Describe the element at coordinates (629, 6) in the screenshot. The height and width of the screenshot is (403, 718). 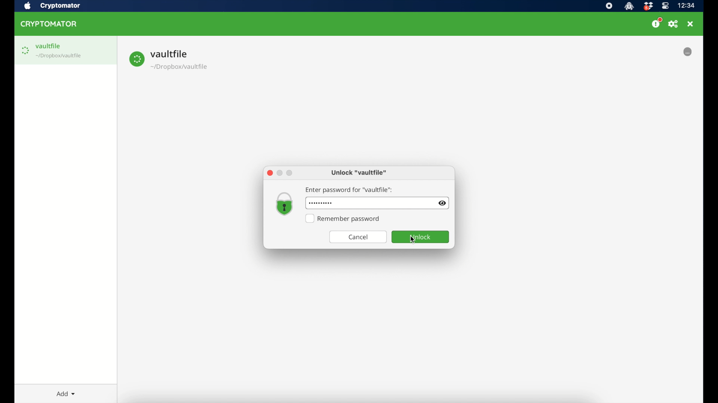
I see `cryptomator icon` at that location.